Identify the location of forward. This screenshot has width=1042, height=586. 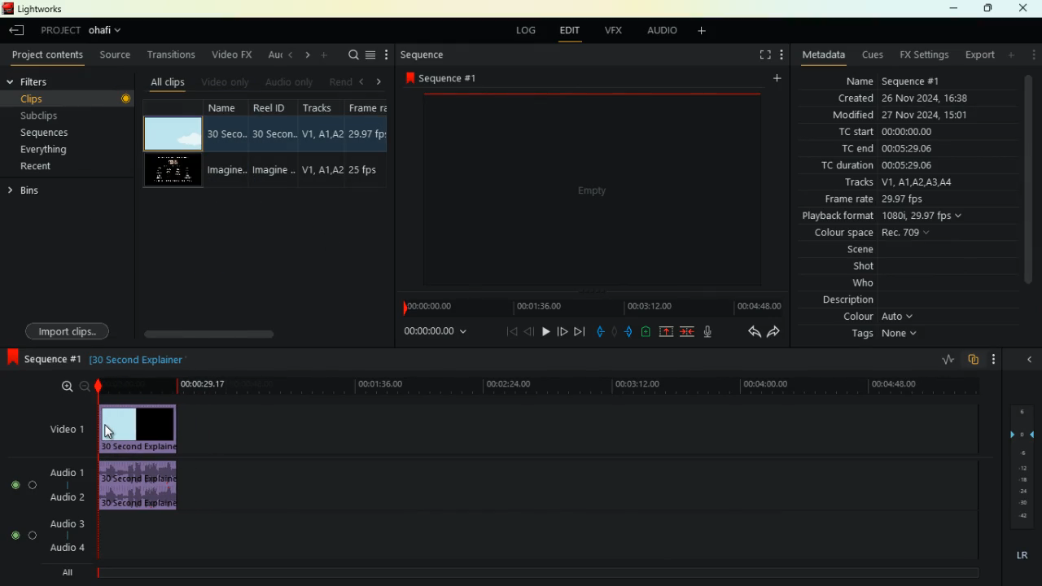
(774, 334).